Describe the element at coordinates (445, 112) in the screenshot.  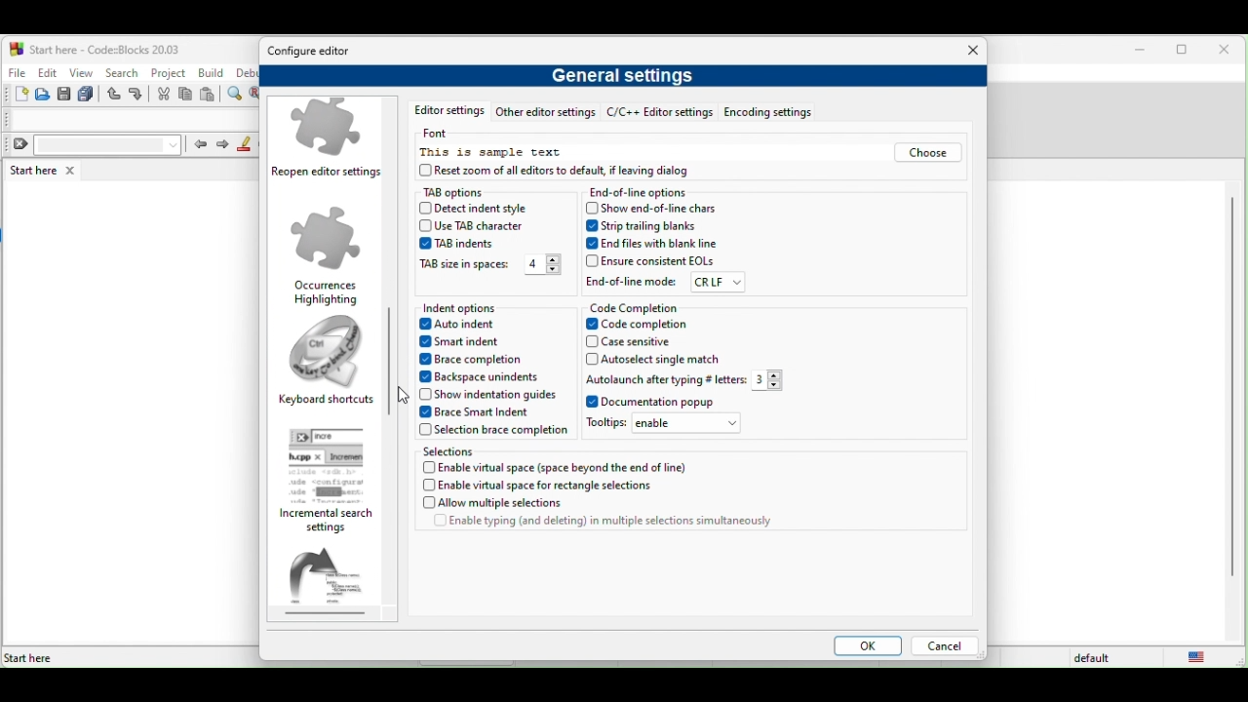
I see `editor setting` at that location.